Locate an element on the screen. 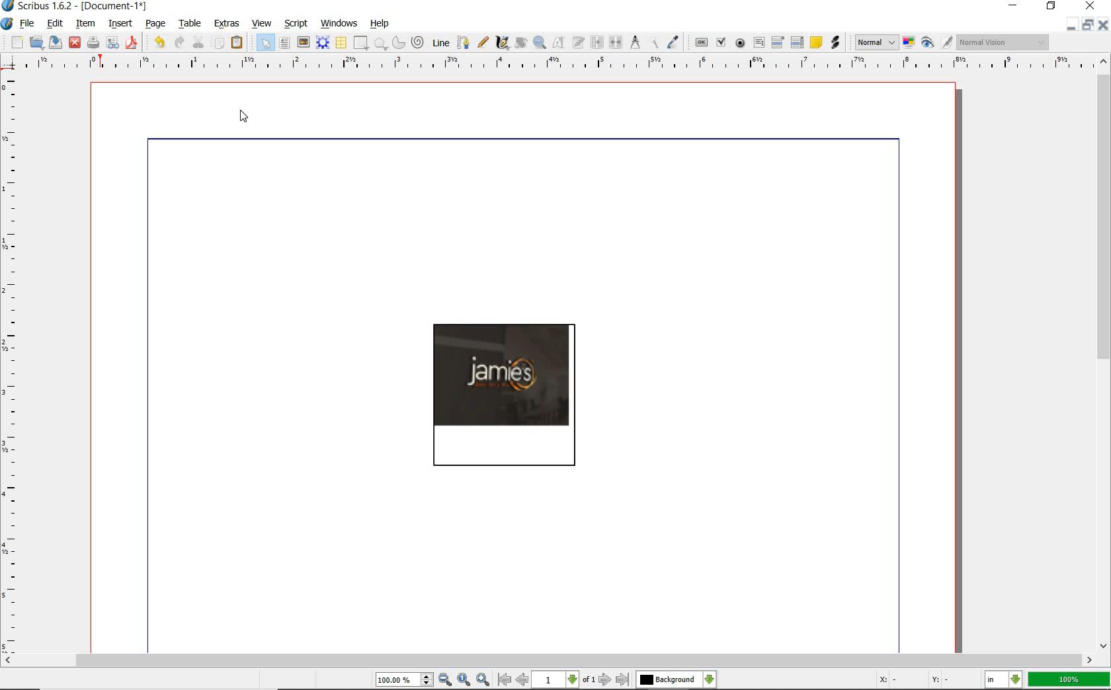 The image size is (1111, 690). Minimize is located at coordinates (1086, 24).